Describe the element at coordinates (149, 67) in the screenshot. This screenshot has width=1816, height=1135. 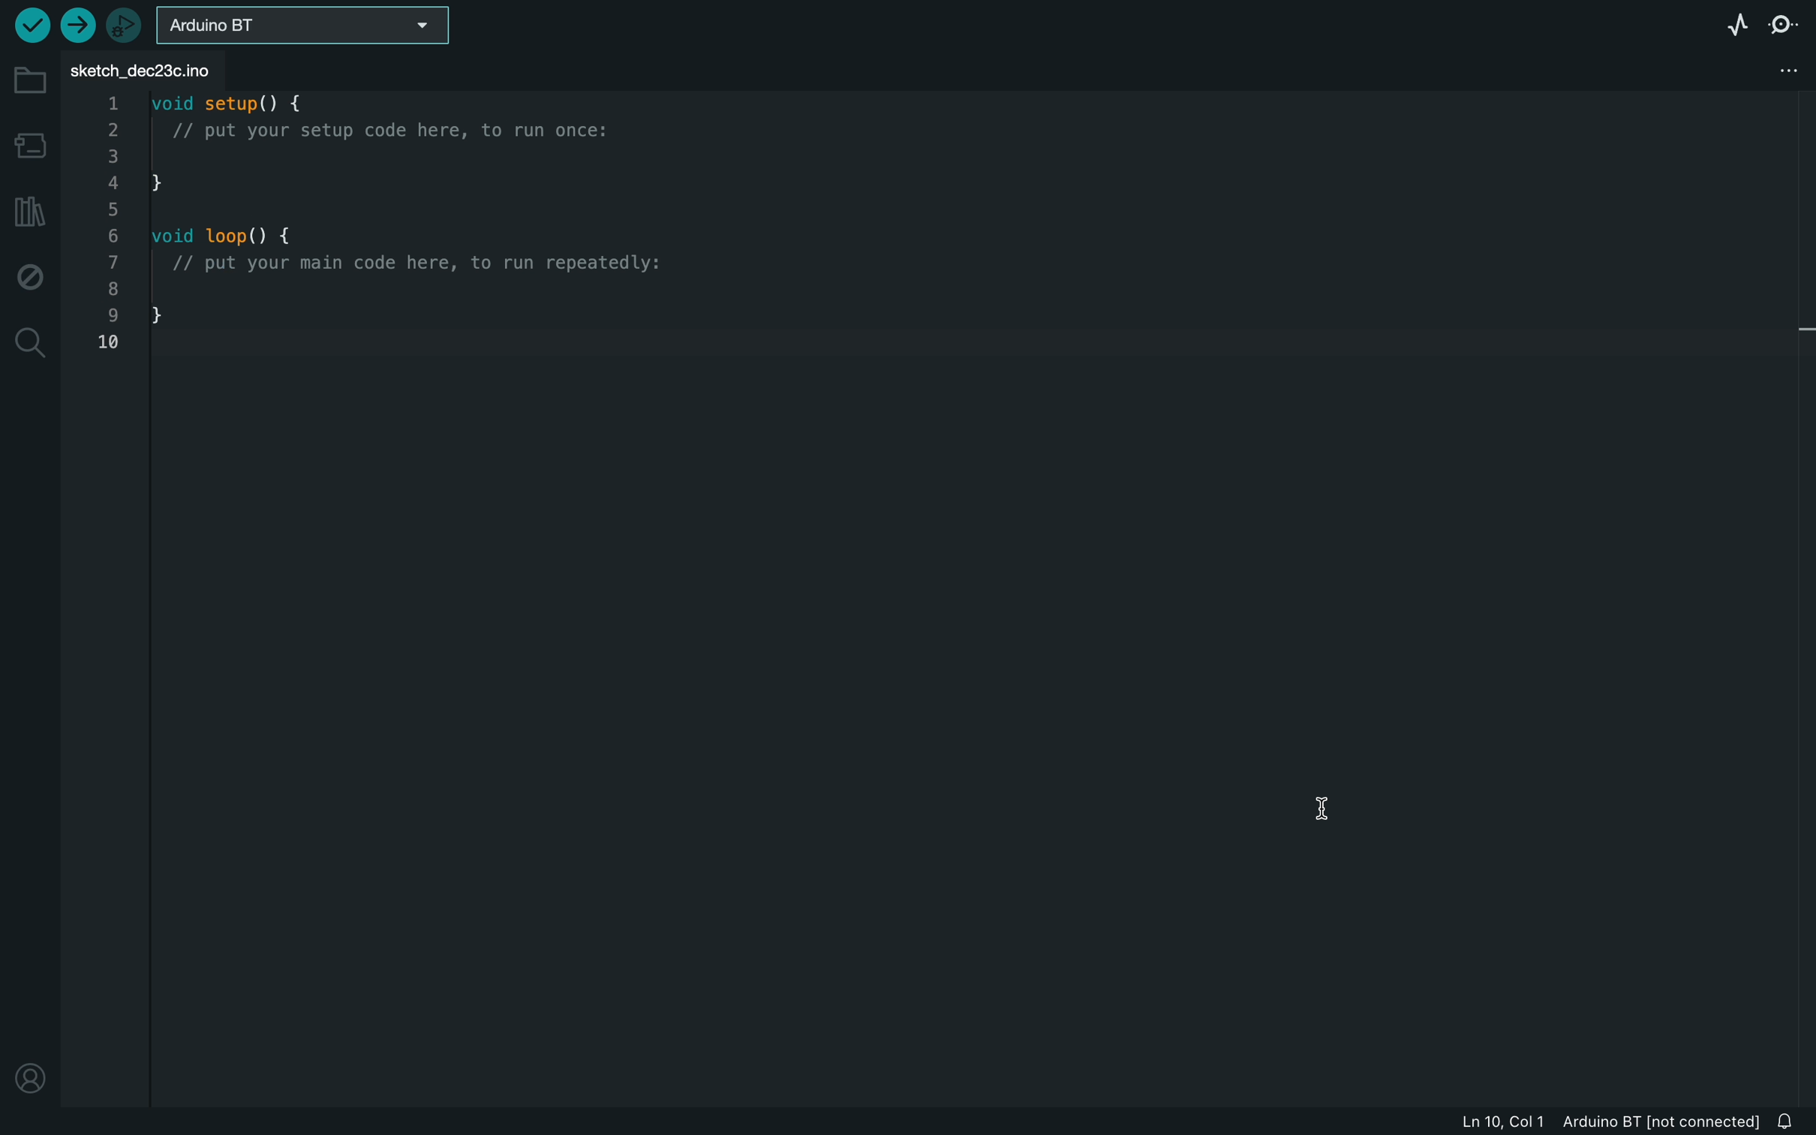
I see `file tab` at that location.